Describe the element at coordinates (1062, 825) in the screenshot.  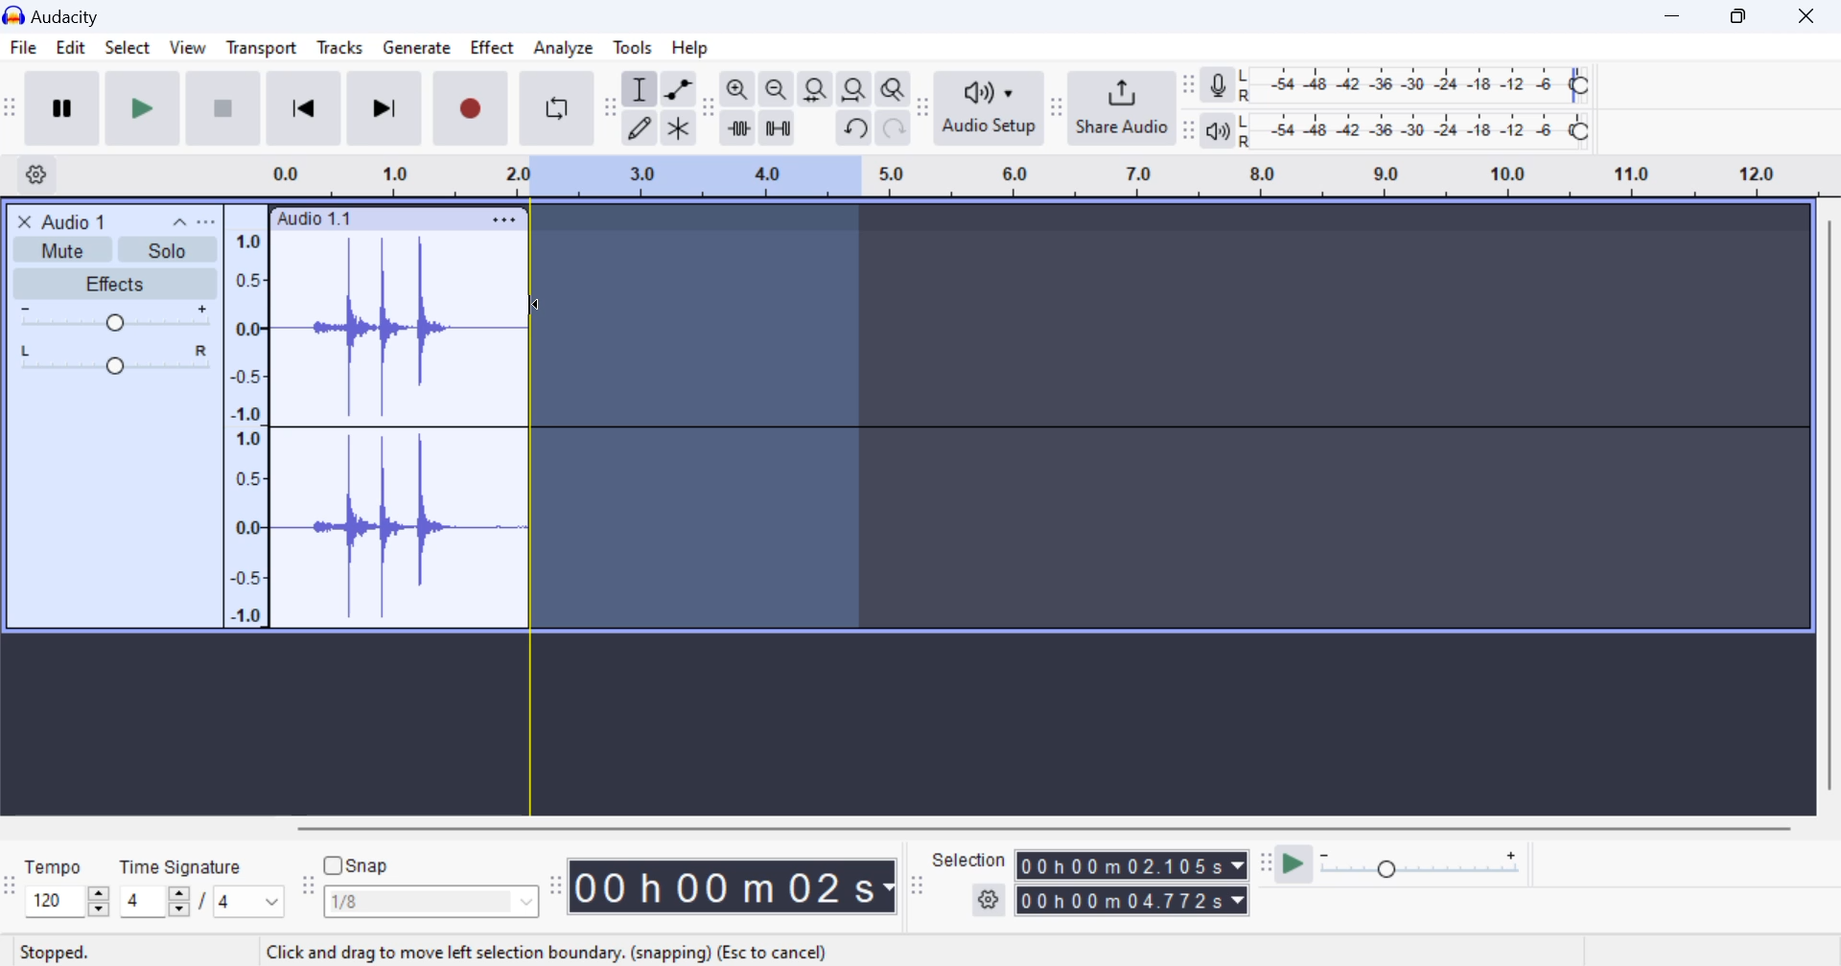
I see `horizontal scrollbar` at that location.